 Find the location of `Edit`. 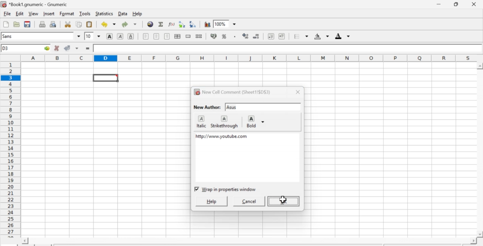

Edit is located at coordinates (20, 13).